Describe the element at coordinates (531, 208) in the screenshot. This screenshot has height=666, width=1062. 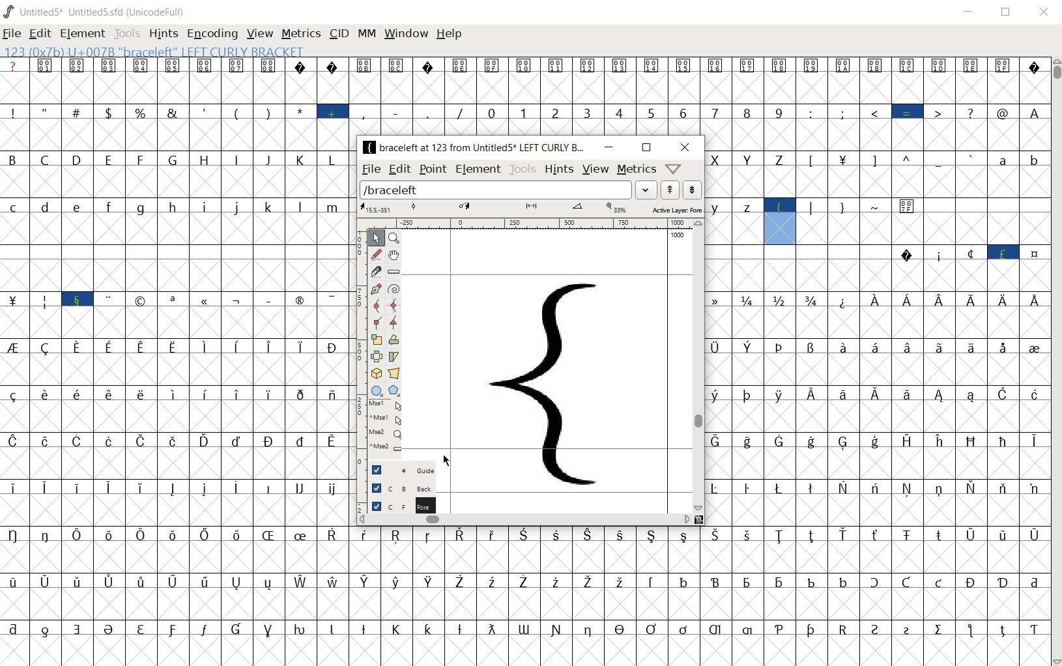
I see `active layer: fore` at that location.